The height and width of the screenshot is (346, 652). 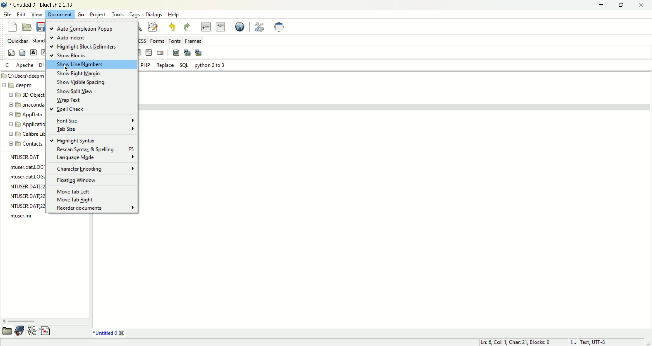 What do you see at coordinates (621, 5) in the screenshot?
I see `maximize` at bounding box center [621, 5].